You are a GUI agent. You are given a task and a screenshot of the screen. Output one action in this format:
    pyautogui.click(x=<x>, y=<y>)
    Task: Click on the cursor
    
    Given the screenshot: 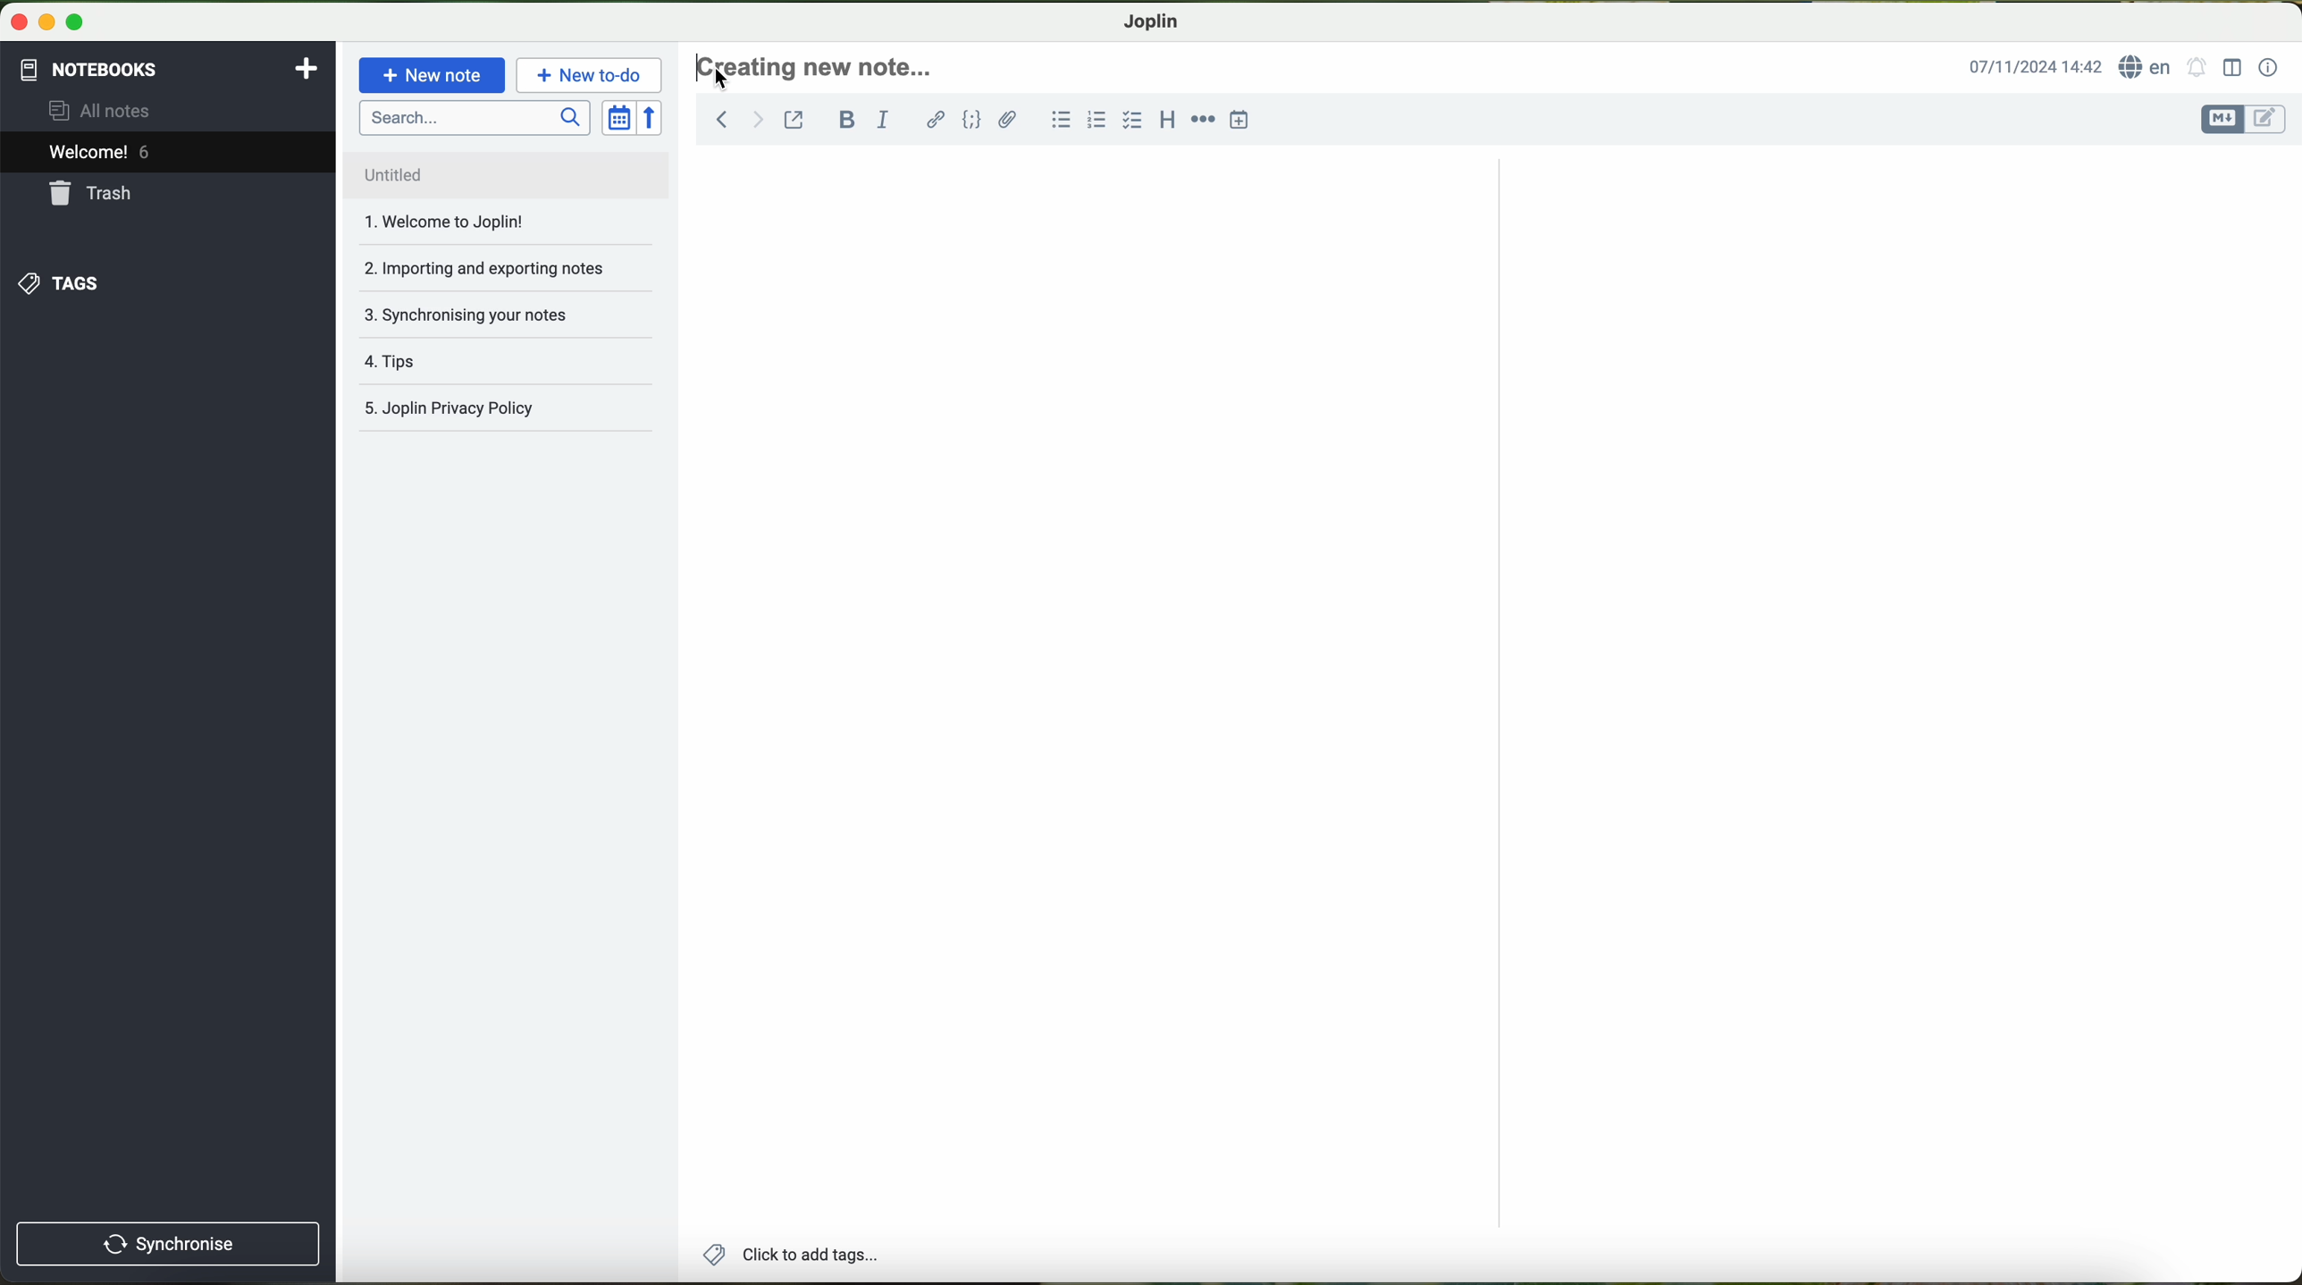 What is the action you would take?
    pyautogui.click(x=727, y=85)
    